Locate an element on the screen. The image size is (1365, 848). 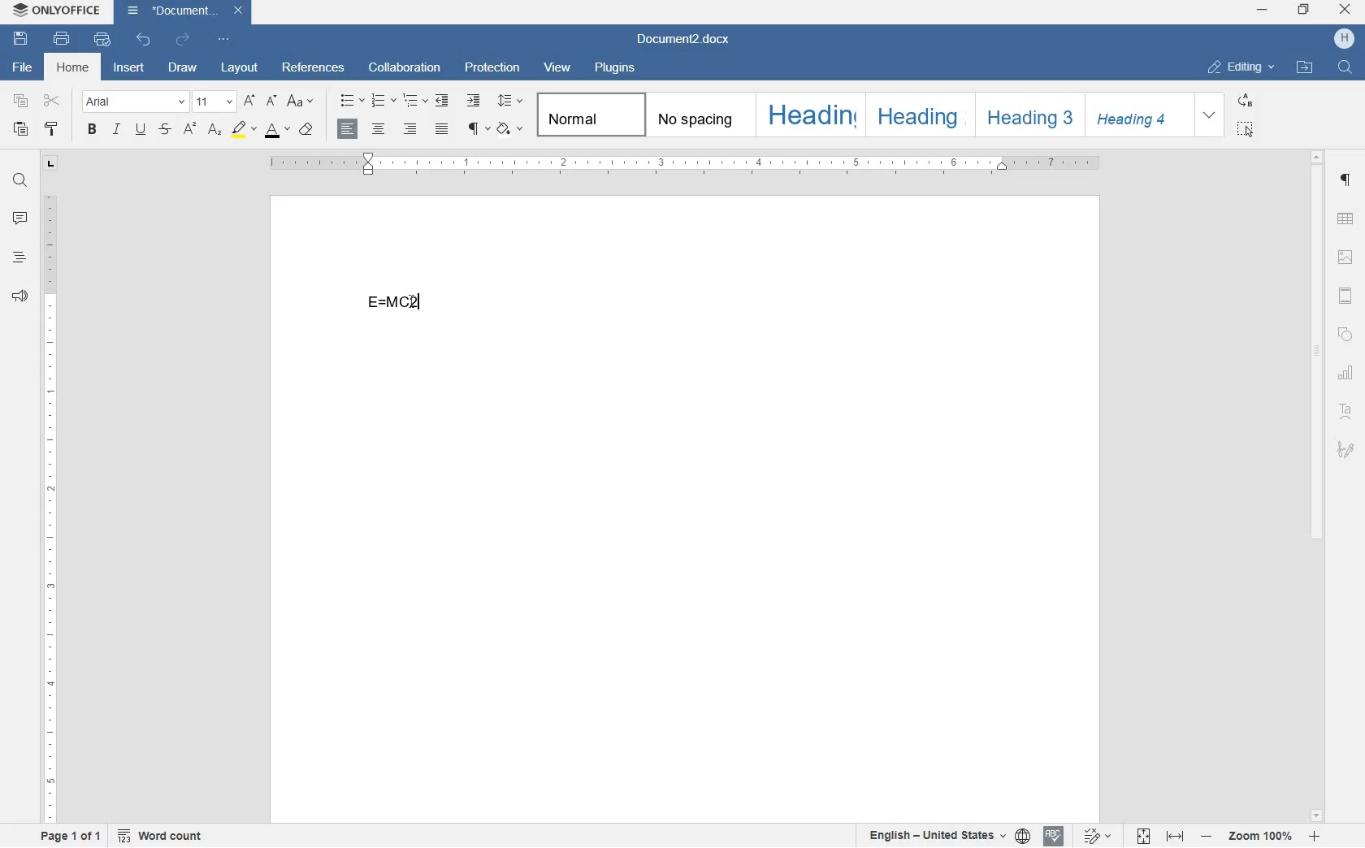
header & footer is located at coordinates (1347, 296).